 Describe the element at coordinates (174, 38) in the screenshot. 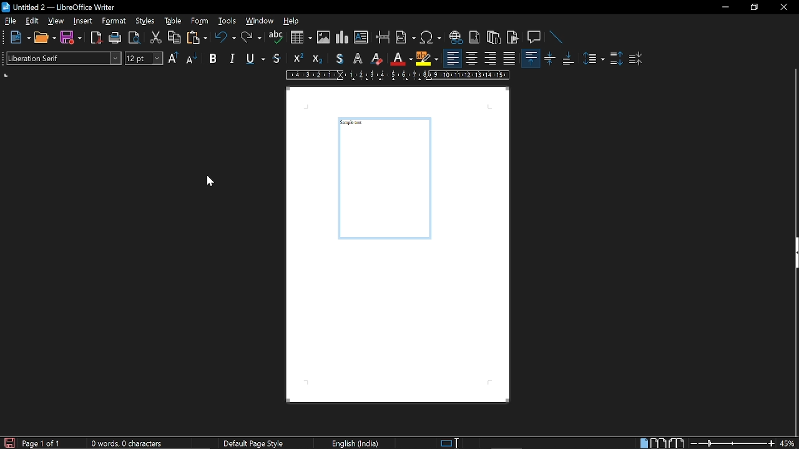

I see `copy` at that location.